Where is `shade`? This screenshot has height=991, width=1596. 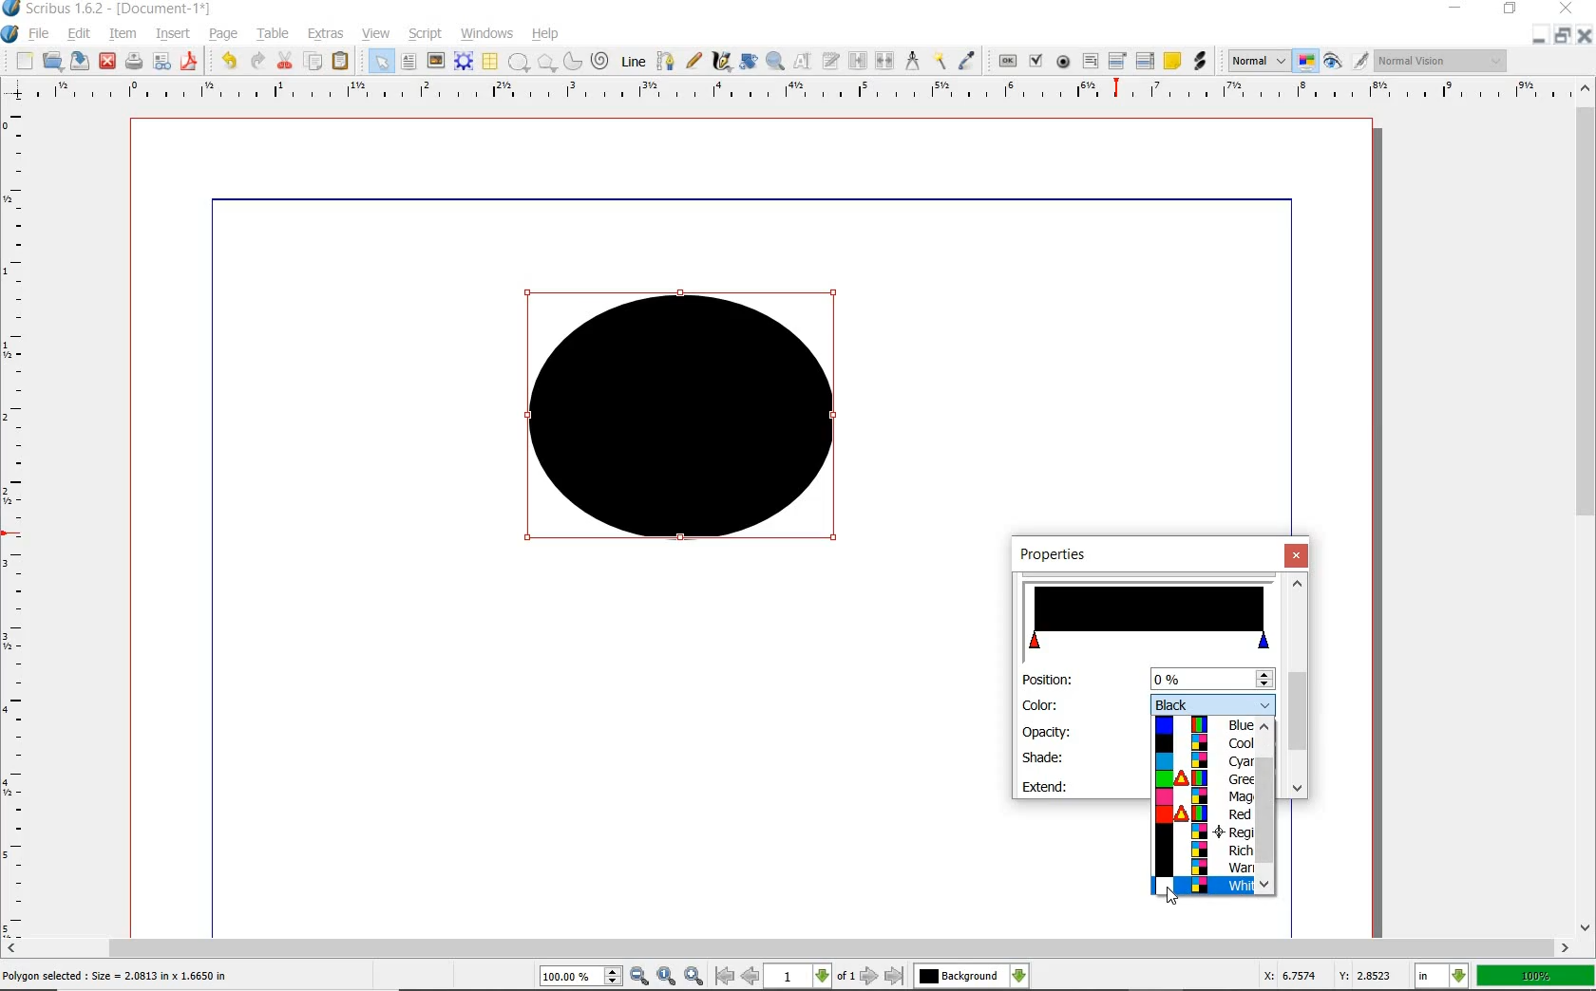
shade is located at coordinates (1043, 757).